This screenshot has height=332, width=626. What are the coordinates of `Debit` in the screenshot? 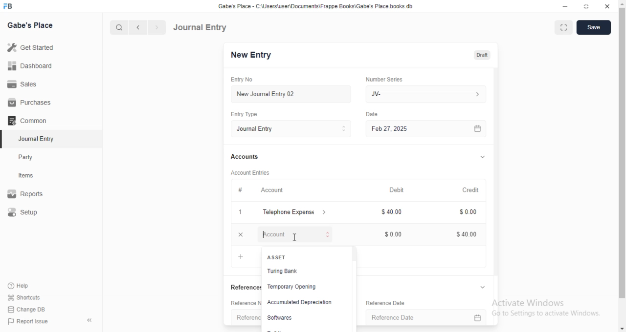 It's located at (401, 190).